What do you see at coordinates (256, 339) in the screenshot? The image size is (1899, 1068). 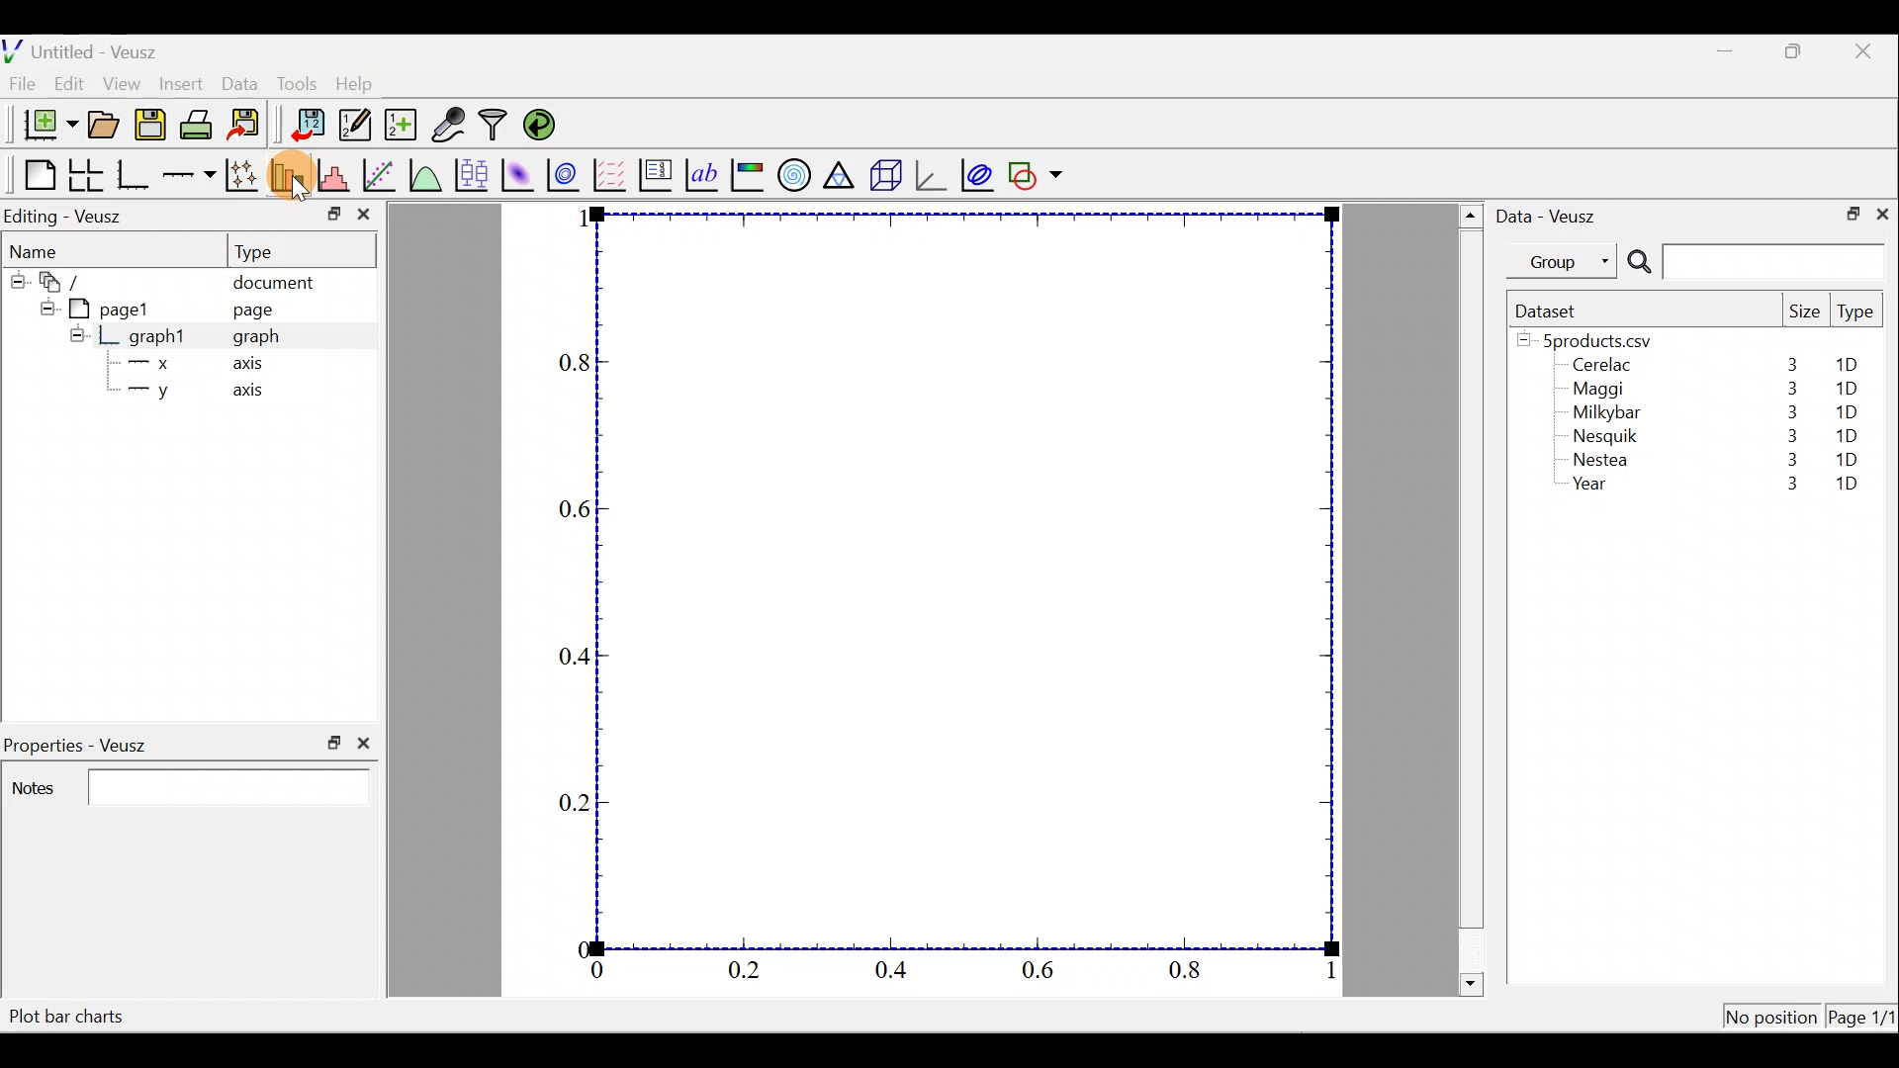 I see `graph` at bounding box center [256, 339].